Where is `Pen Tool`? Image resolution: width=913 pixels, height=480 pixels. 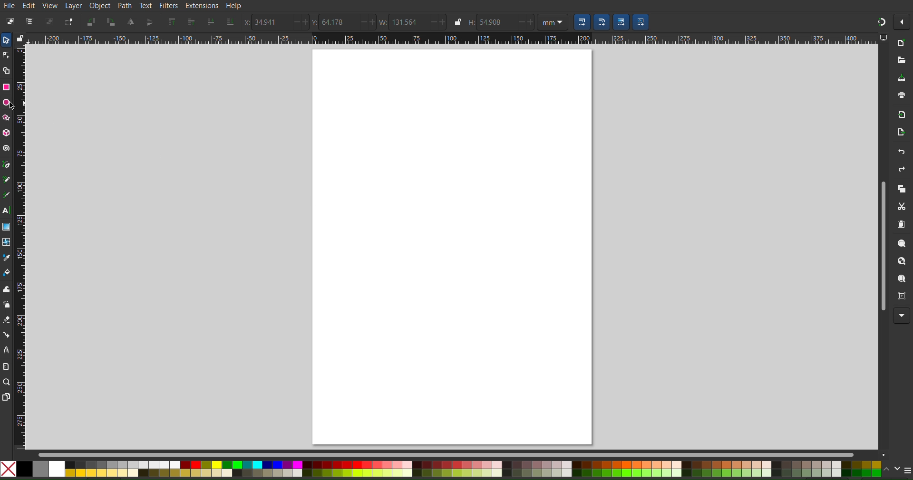 Pen Tool is located at coordinates (6, 164).